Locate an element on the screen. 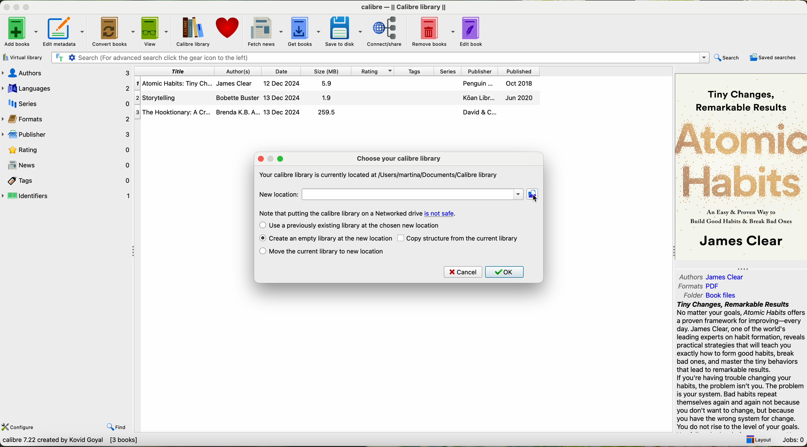 This screenshot has height=447, width=807. move the current library is located at coordinates (322, 251).